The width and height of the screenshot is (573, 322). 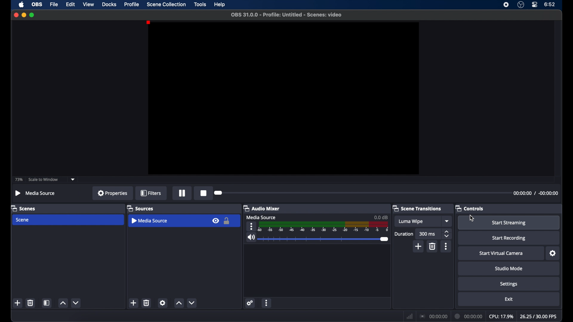 What do you see at coordinates (287, 15) in the screenshot?
I see `filename` at bounding box center [287, 15].